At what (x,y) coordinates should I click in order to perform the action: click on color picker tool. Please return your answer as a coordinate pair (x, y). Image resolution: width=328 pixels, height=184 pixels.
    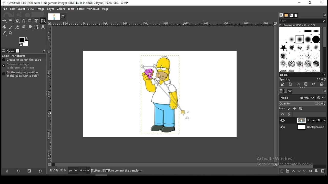
    Looking at the image, I should click on (4, 33).